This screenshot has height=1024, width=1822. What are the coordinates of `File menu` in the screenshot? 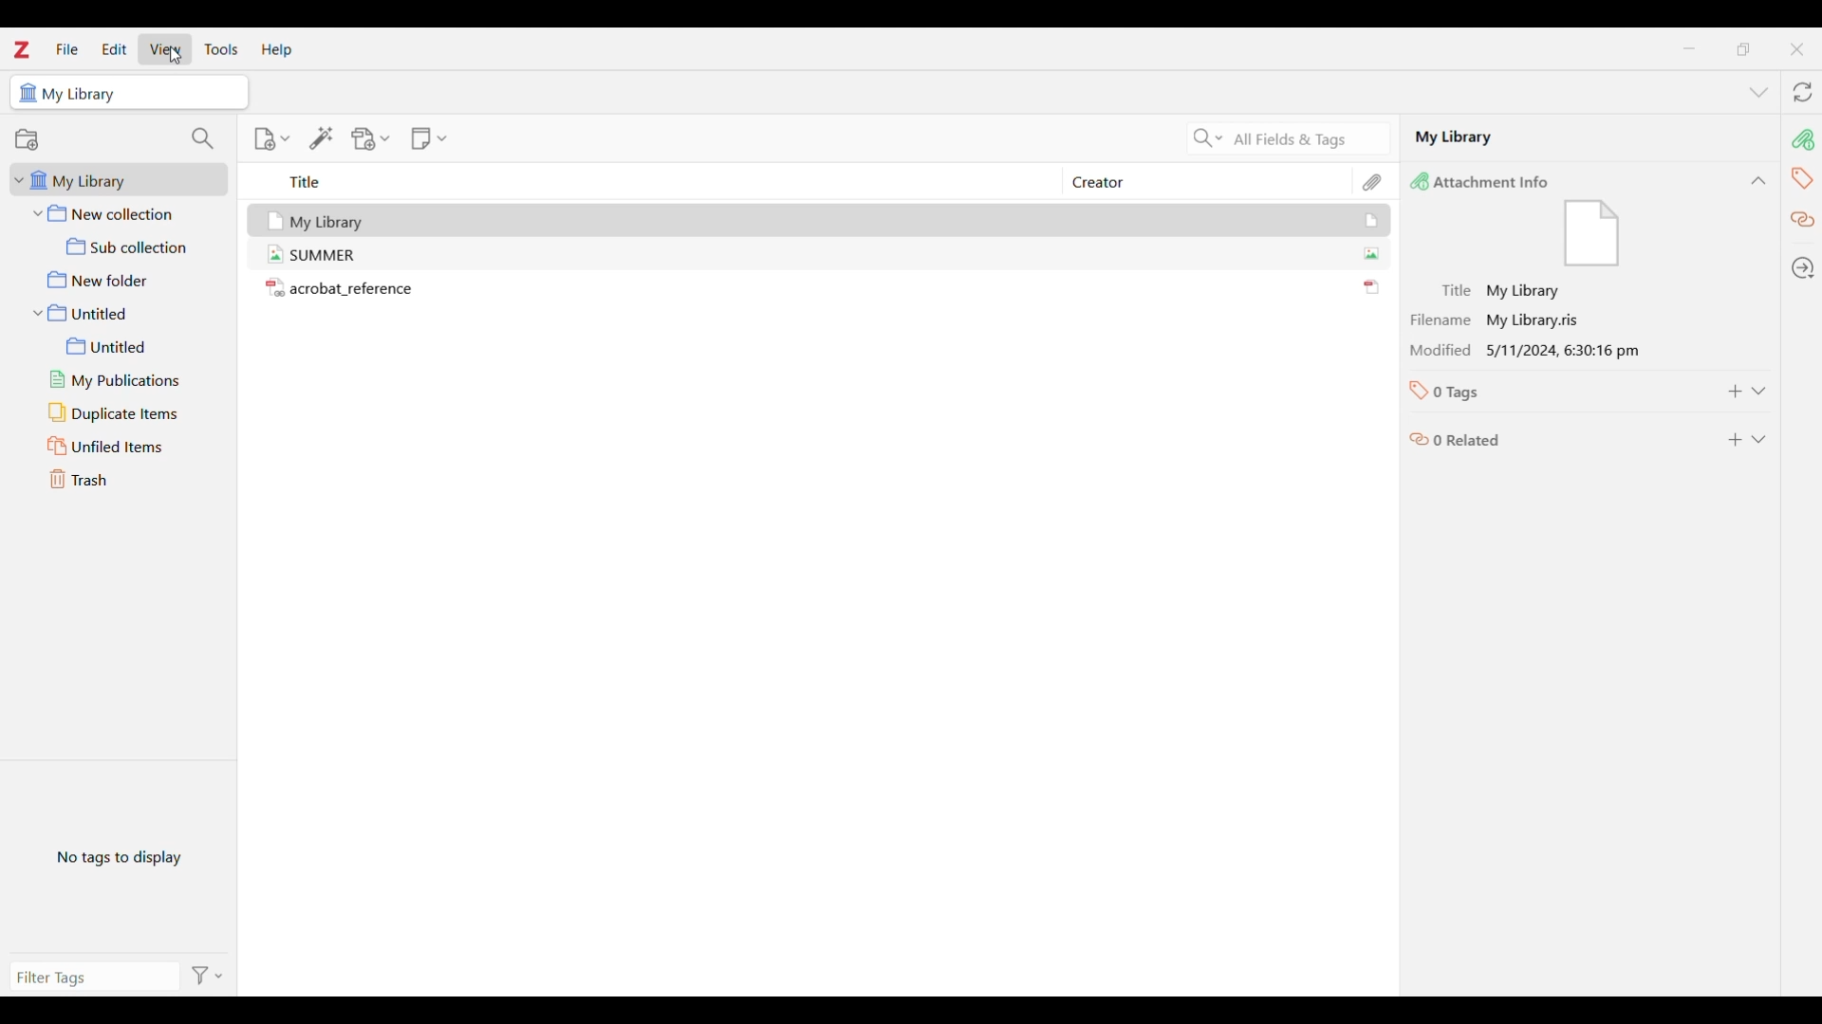 It's located at (67, 48).